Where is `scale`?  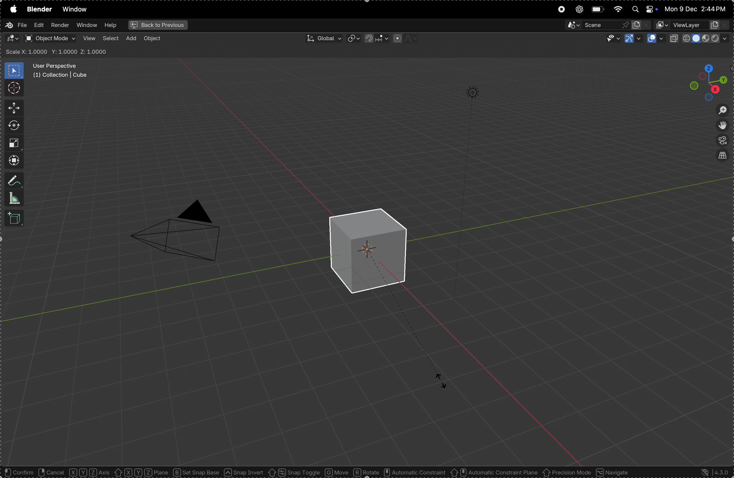 scale is located at coordinates (15, 143).